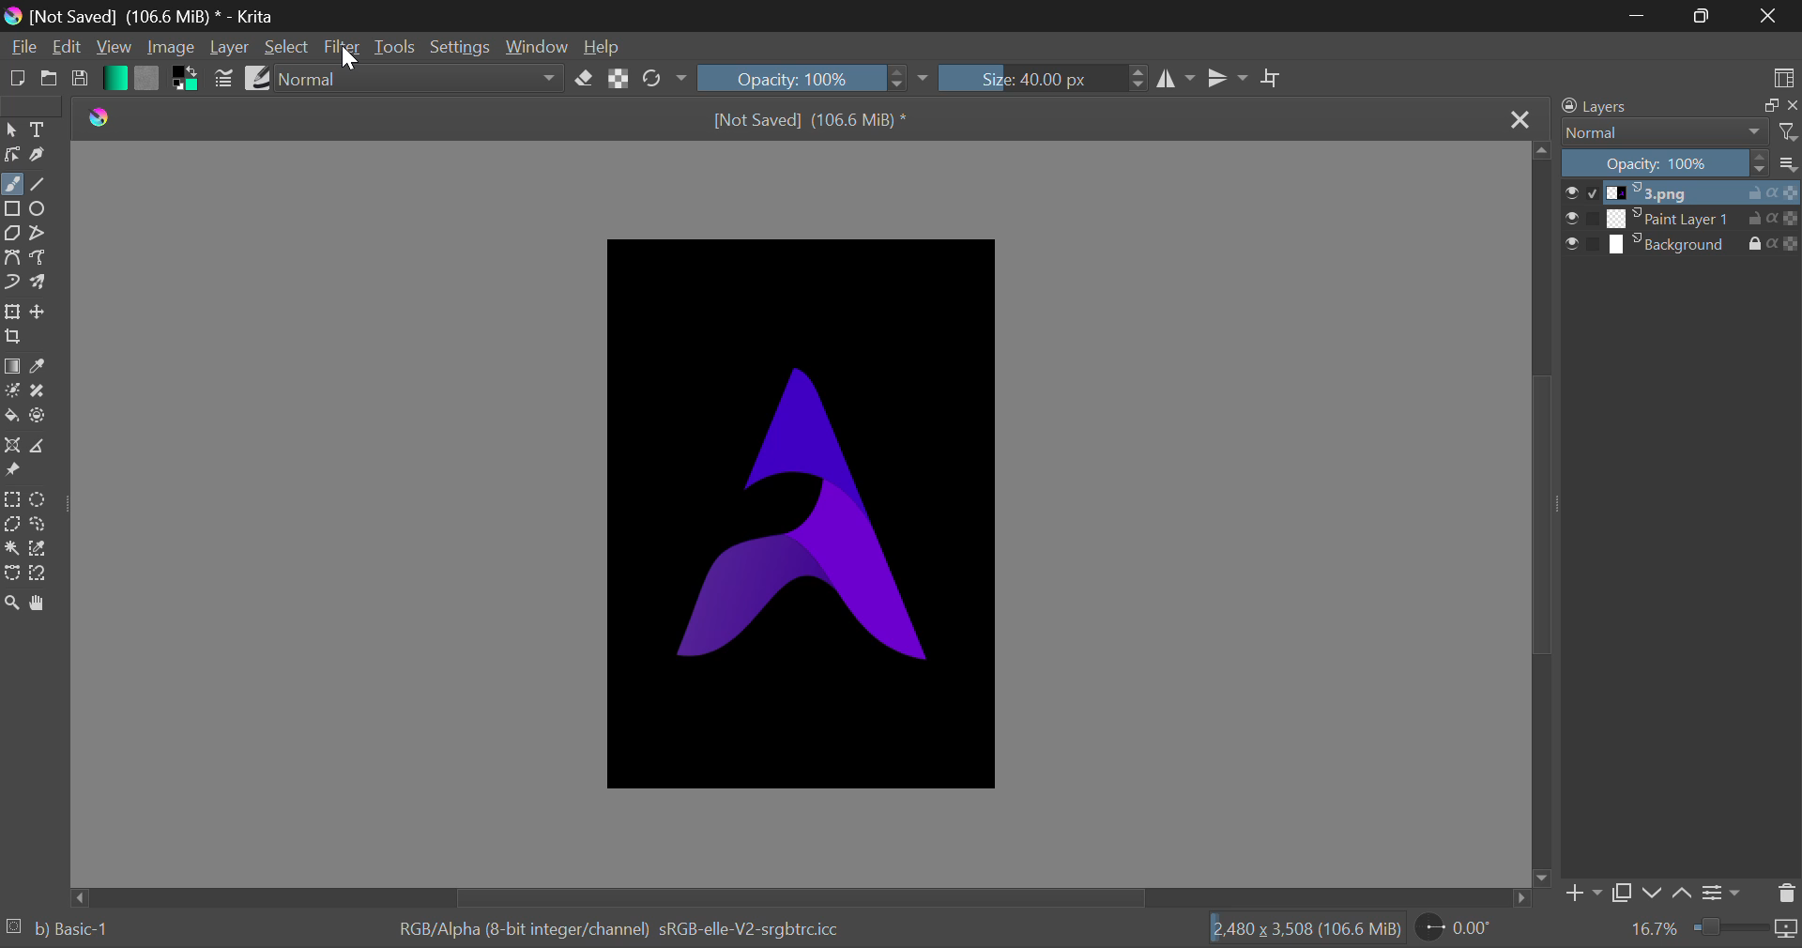 The image size is (1802, 948). What do you see at coordinates (12, 366) in the screenshot?
I see `Gradient Fill` at bounding box center [12, 366].